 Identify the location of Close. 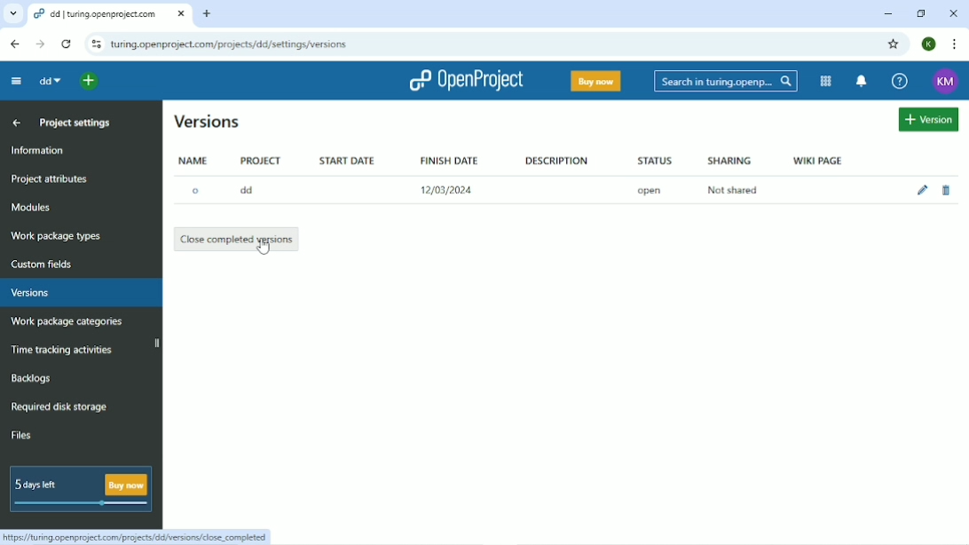
(955, 13).